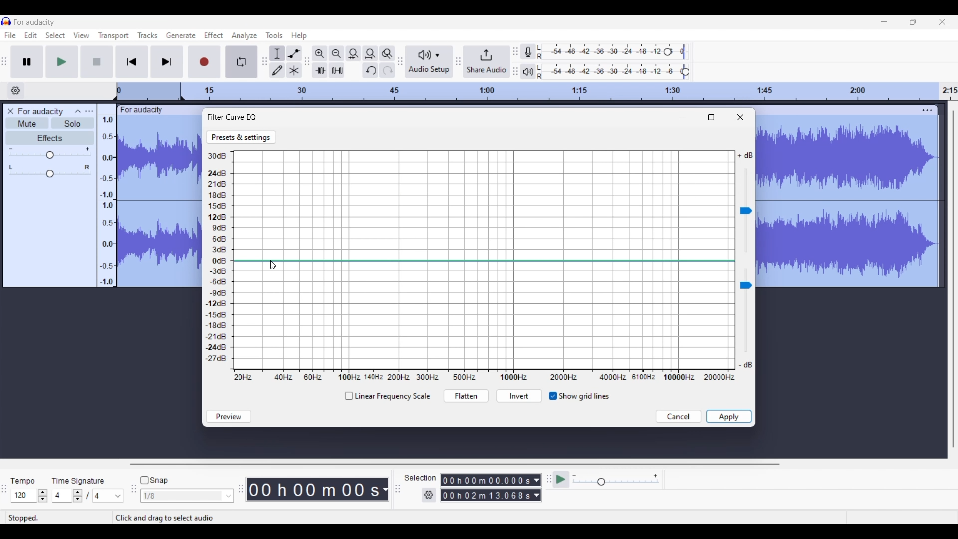  I want to click on Trim audio outside selection, so click(320, 70).